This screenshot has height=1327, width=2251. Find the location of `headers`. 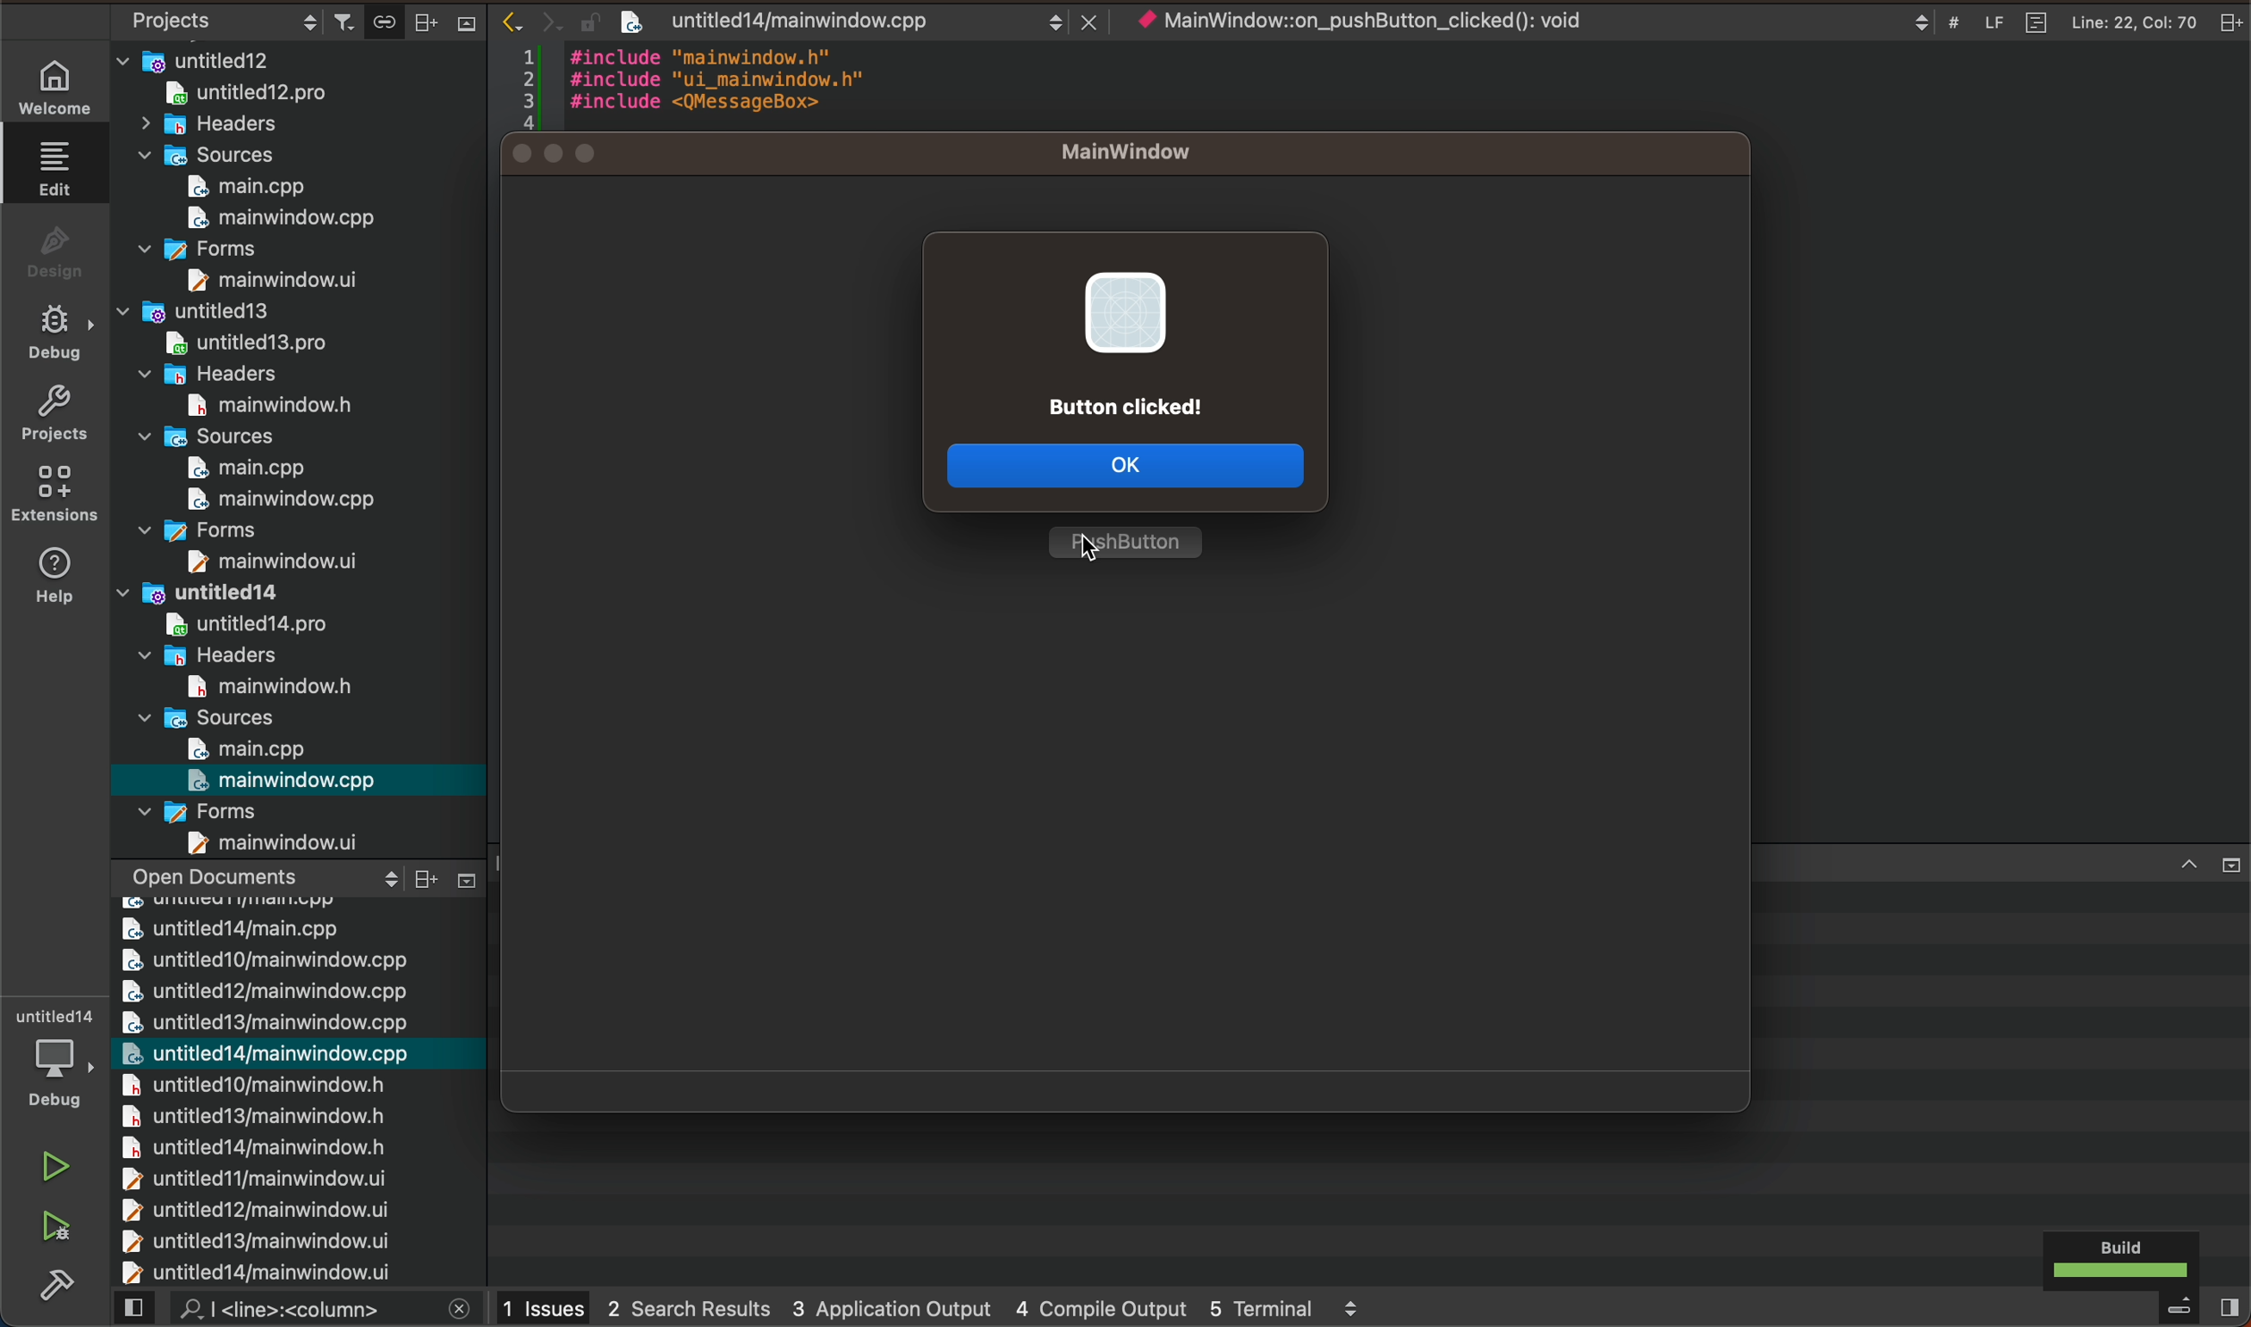

headers is located at coordinates (233, 127).